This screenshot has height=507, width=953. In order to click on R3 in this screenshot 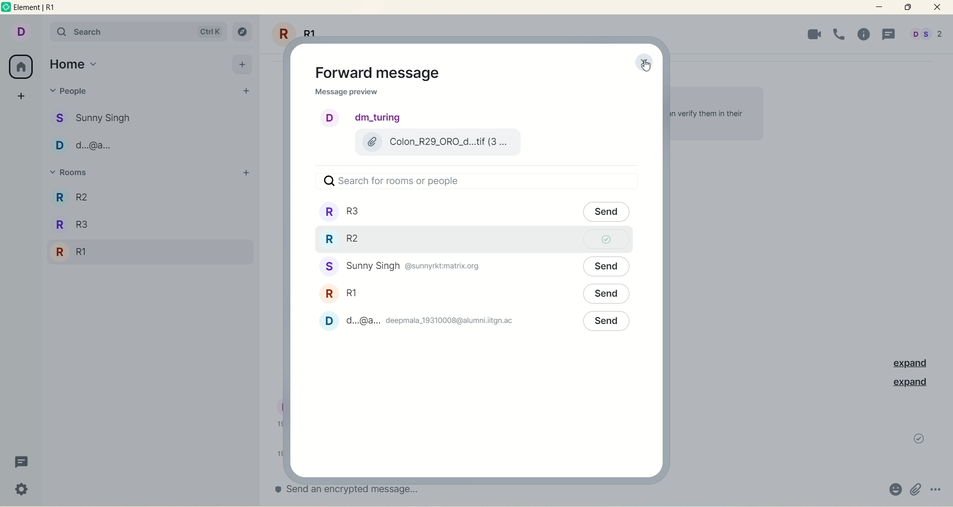, I will do `click(91, 196)`.